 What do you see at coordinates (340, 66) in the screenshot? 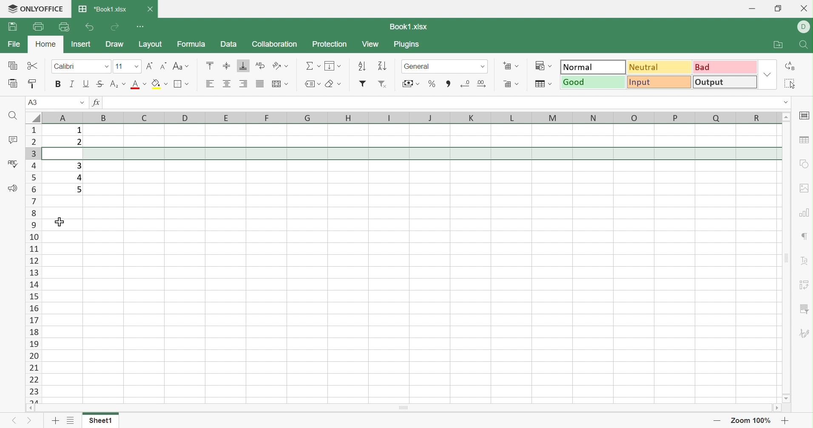
I see `Drop Down` at bounding box center [340, 66].